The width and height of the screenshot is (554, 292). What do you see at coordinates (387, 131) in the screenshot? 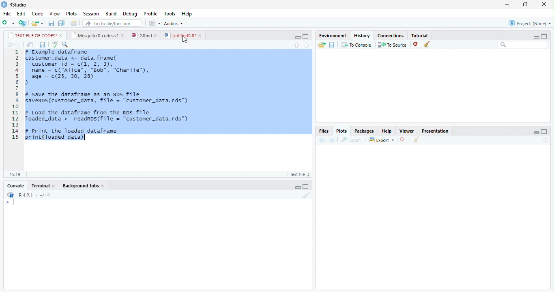
I see `Help` at bounding box center [387, 131].